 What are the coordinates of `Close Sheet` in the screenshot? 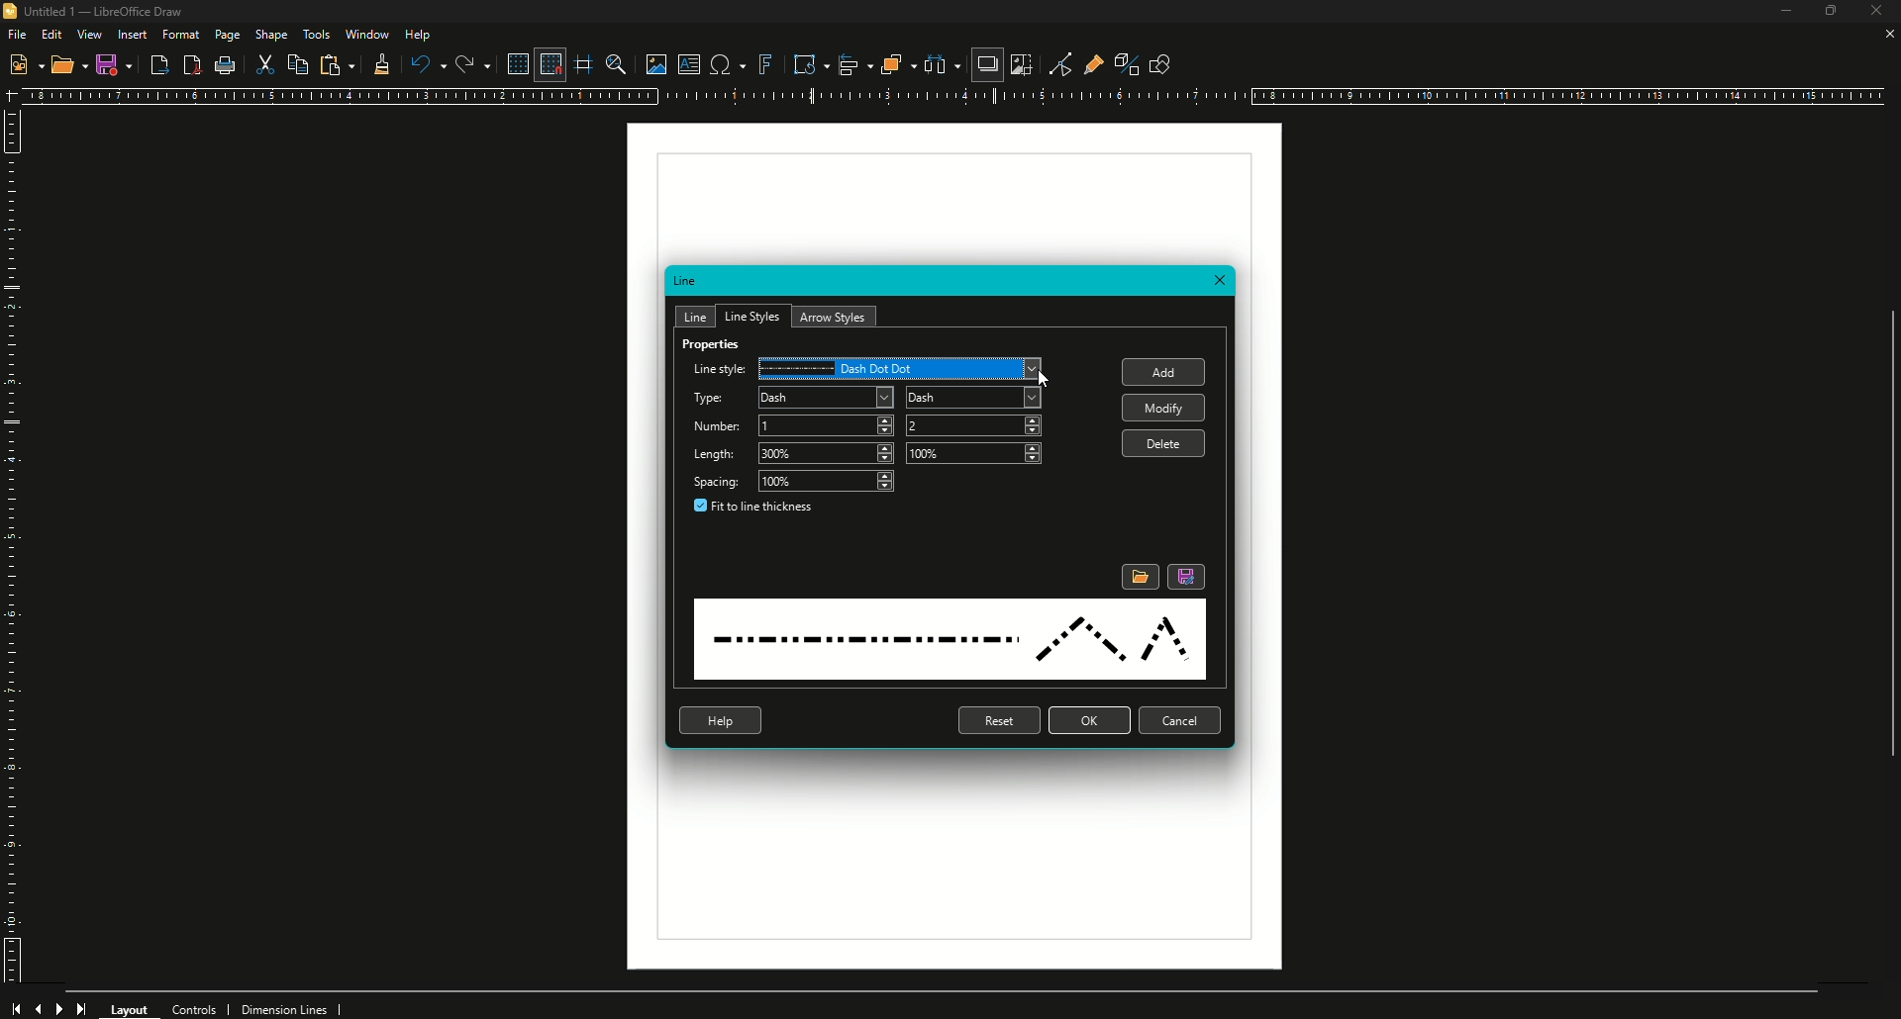 It's located at (1886, 35).